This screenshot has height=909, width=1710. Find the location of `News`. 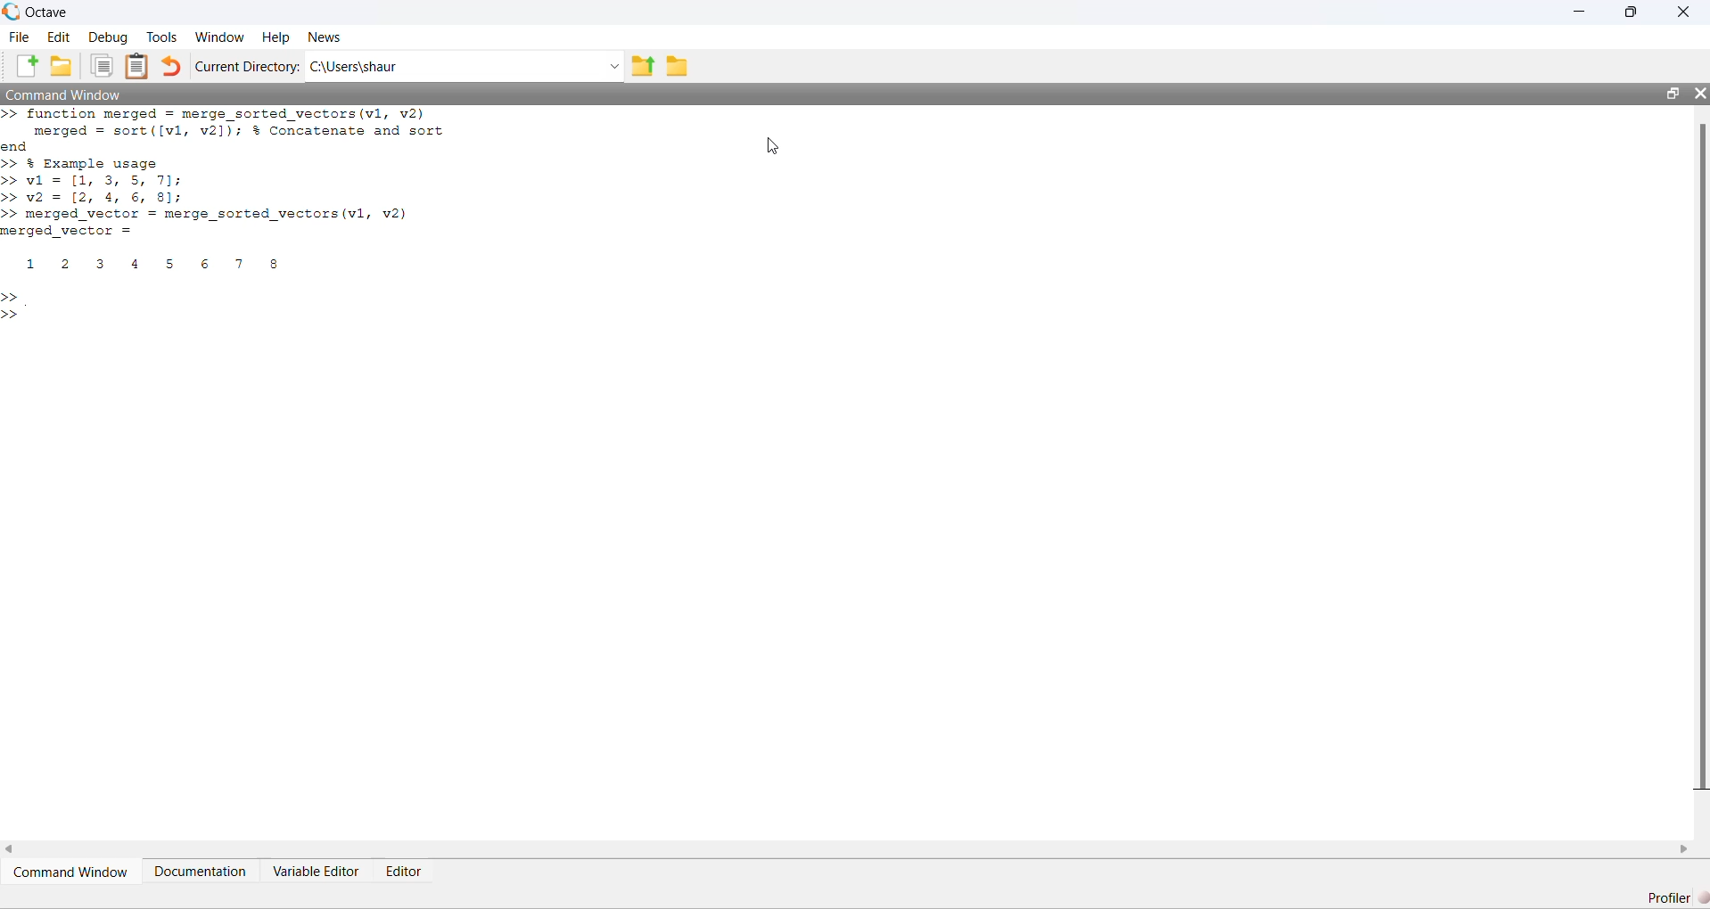

News is located at coordinates (325, 37).